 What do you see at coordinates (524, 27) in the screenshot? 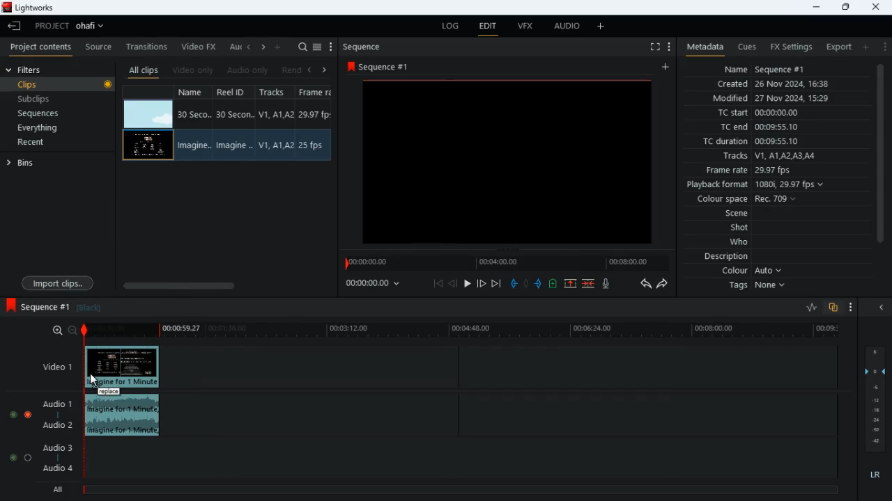
I see `vfx` at bounding box center [524, 27].